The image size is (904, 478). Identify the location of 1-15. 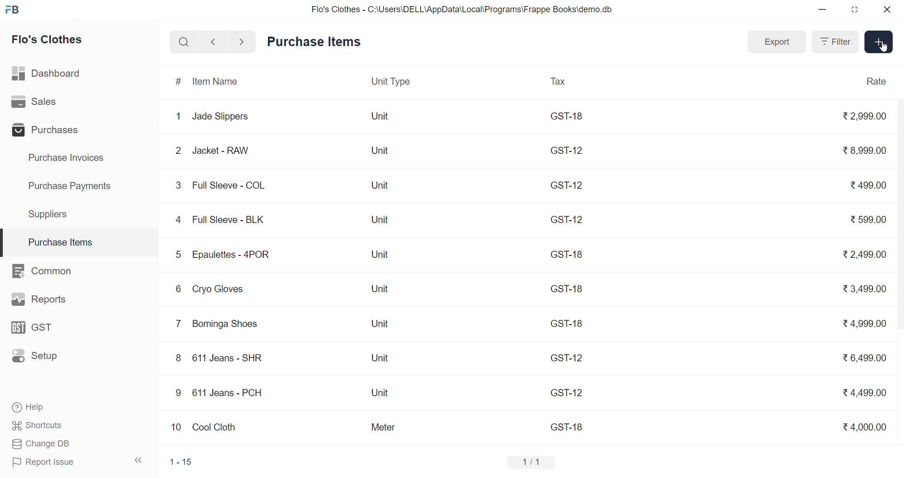
(180, 462).